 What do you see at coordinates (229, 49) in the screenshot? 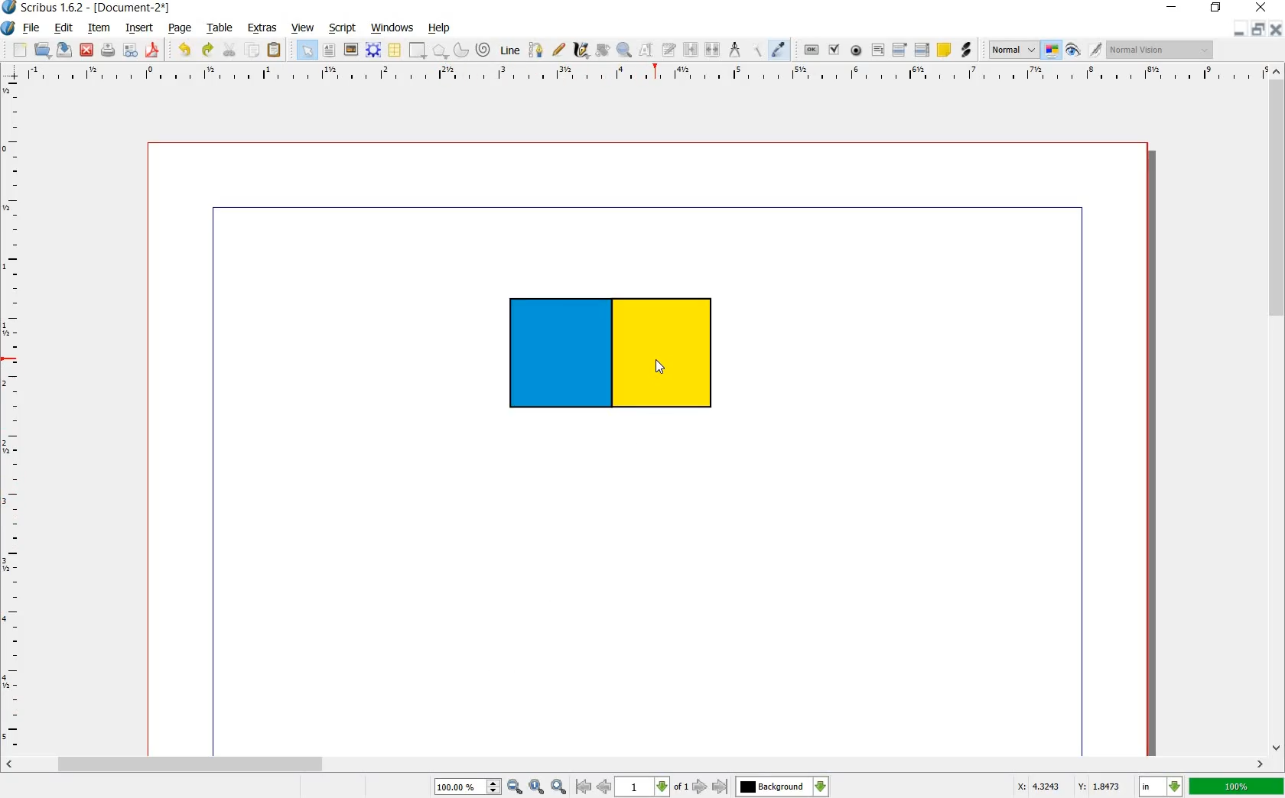
I see `cut` at bounding box center [229, 49].